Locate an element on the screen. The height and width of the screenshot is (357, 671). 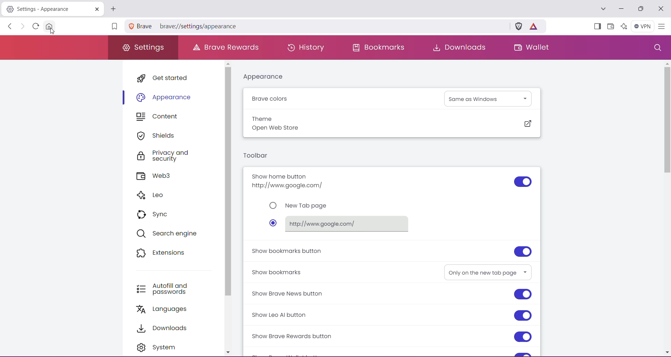
Wallet is located at coordinates (531, 48).